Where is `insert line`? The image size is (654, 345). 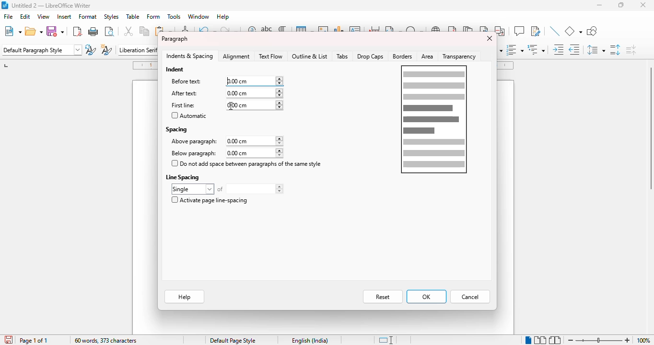 insert line is located at coordinates (555, 31).